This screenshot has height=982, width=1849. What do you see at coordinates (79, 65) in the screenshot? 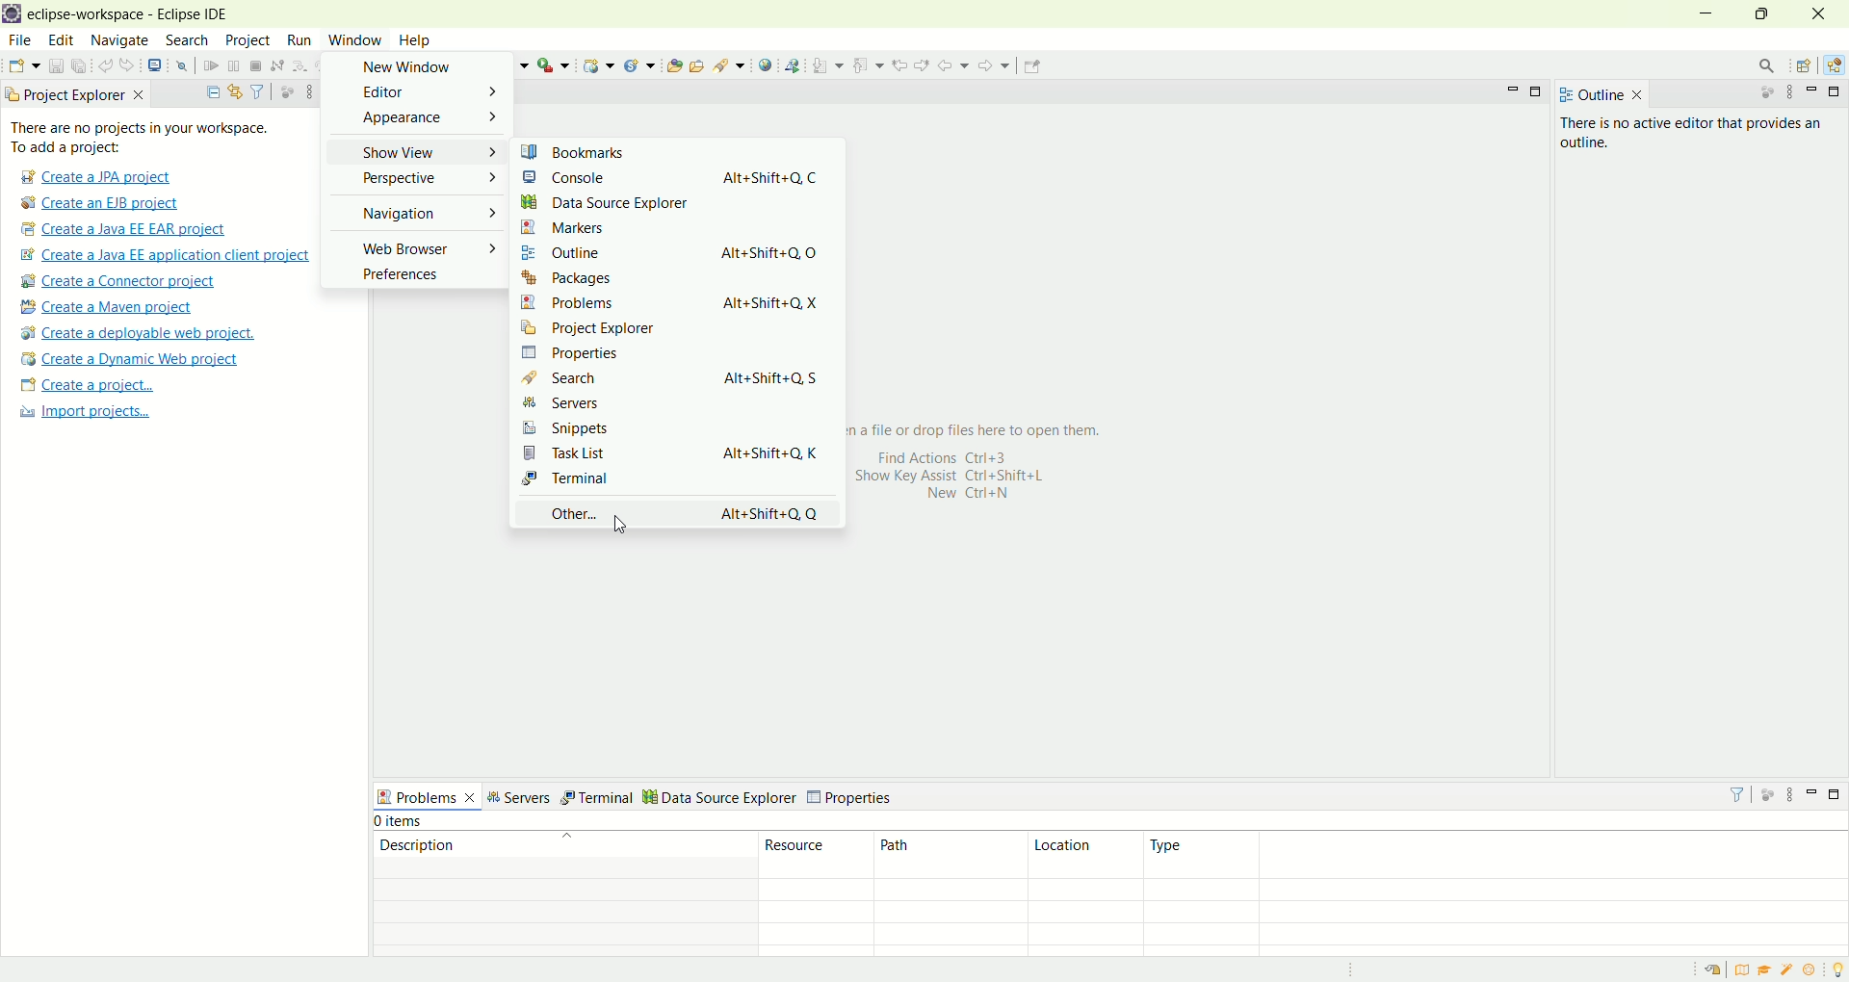
I see `save all` at bounding box center [79, 65].